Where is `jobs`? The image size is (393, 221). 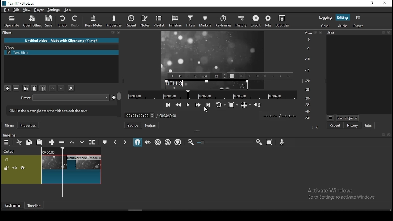 jobs is located at coordinates (368, 125).